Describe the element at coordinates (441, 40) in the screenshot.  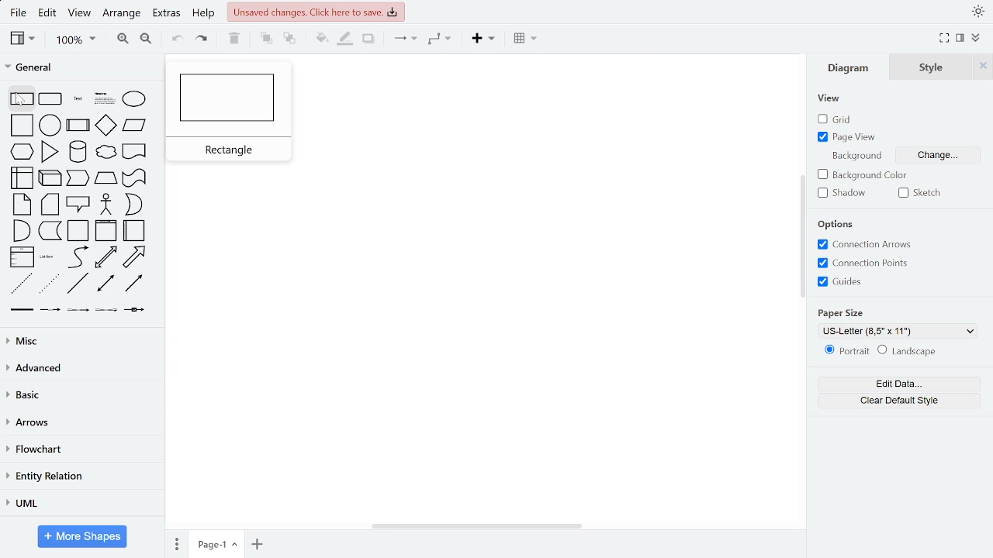
I see `waypoints` at that location.